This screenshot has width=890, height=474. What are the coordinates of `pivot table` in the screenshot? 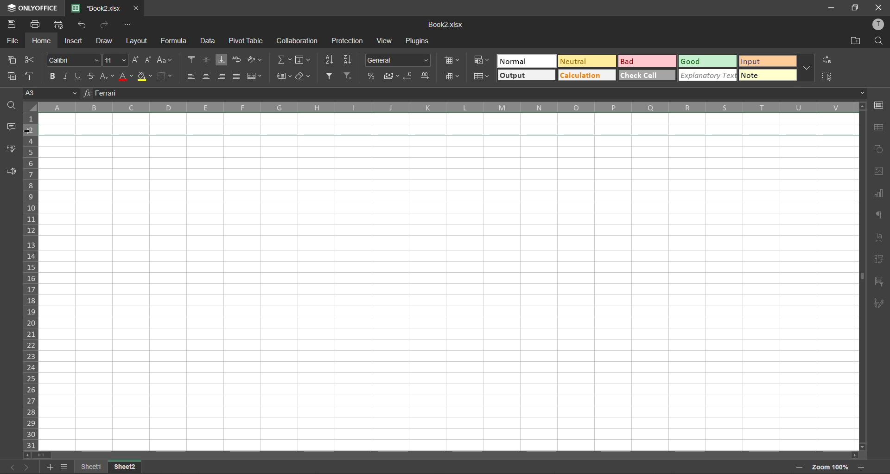 It's located at (246, 41).